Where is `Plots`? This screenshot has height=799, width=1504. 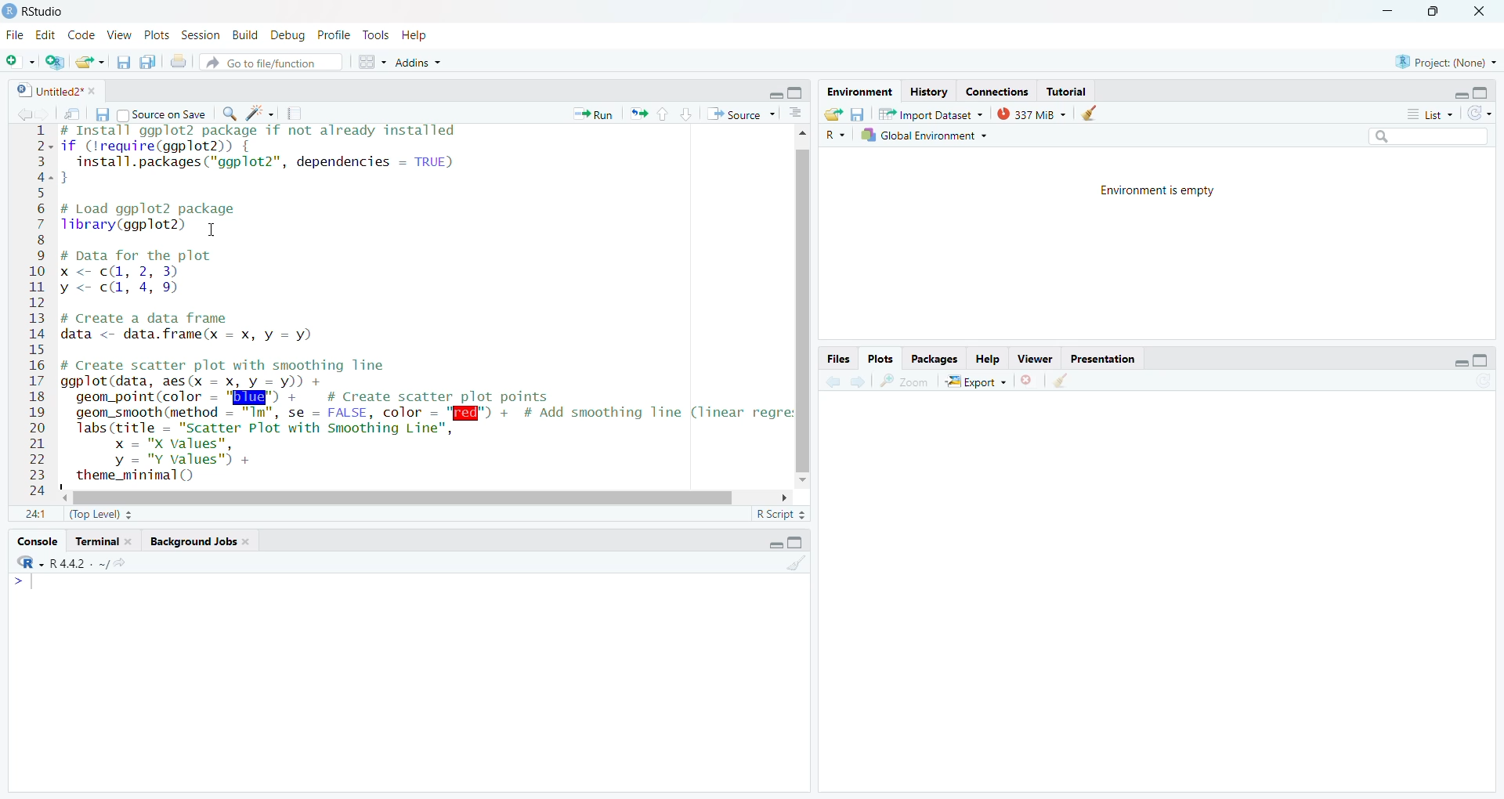 Plots is located at coordinates (880, 358).